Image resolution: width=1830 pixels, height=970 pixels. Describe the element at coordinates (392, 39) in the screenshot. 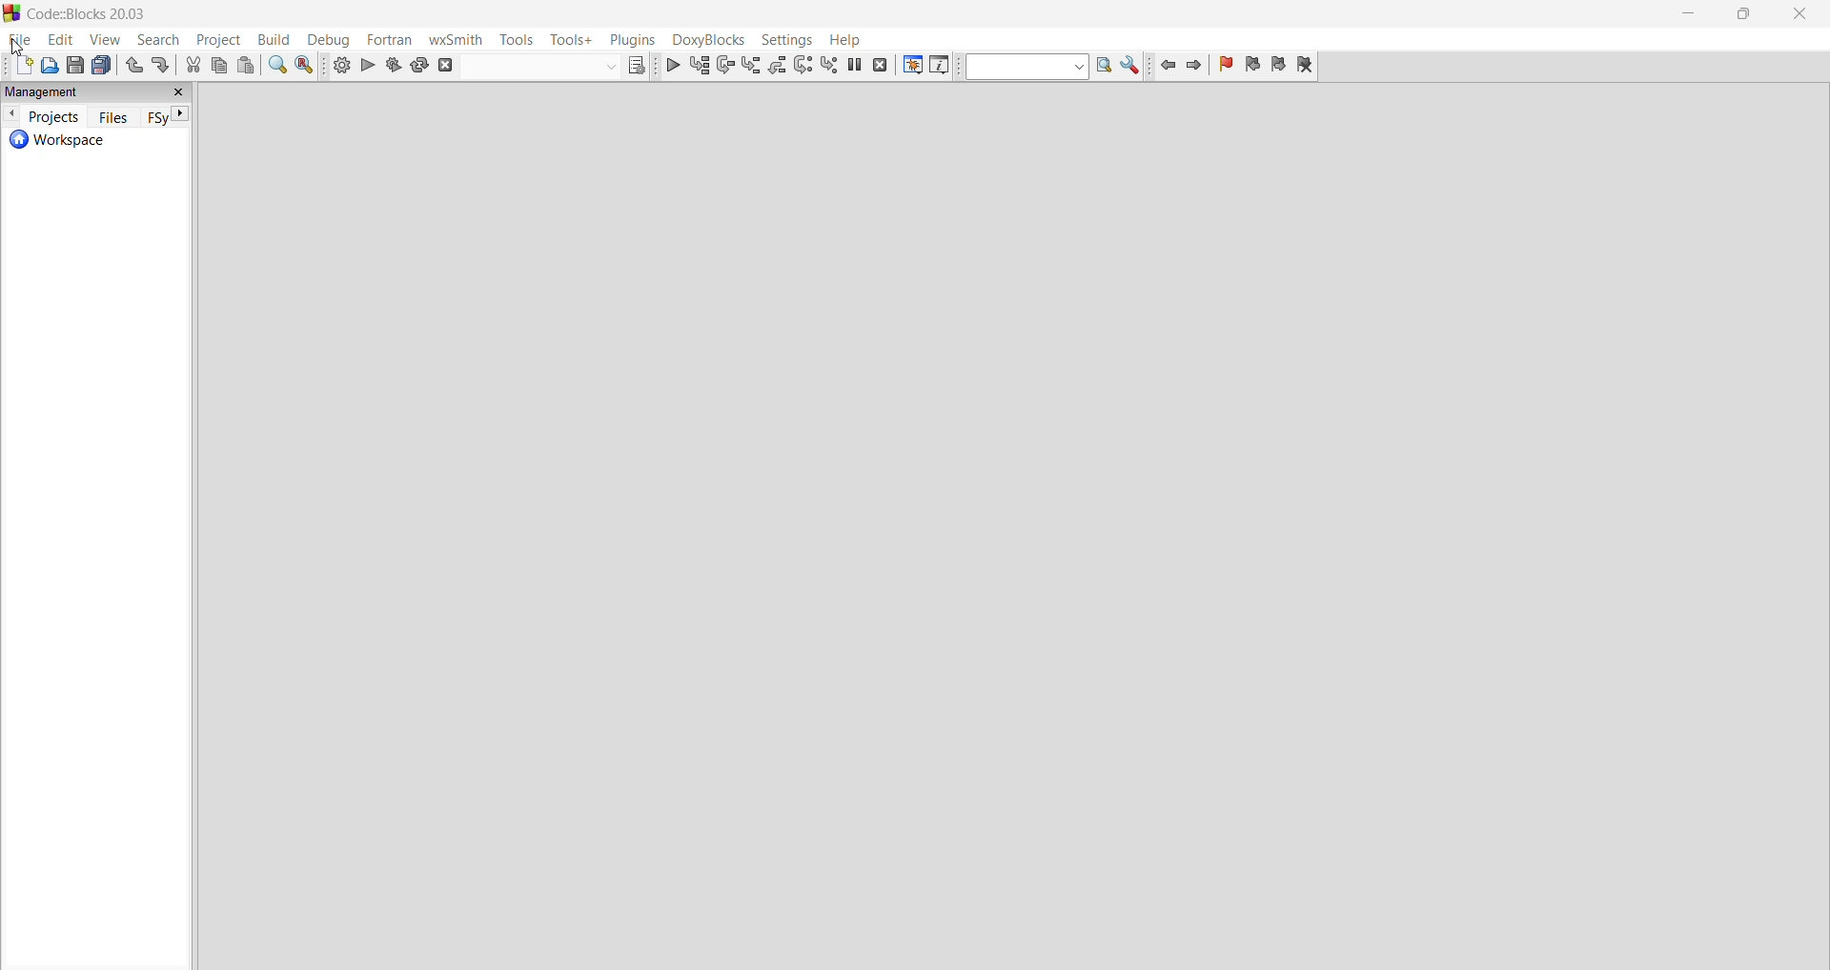

I see `fortran` at that location.